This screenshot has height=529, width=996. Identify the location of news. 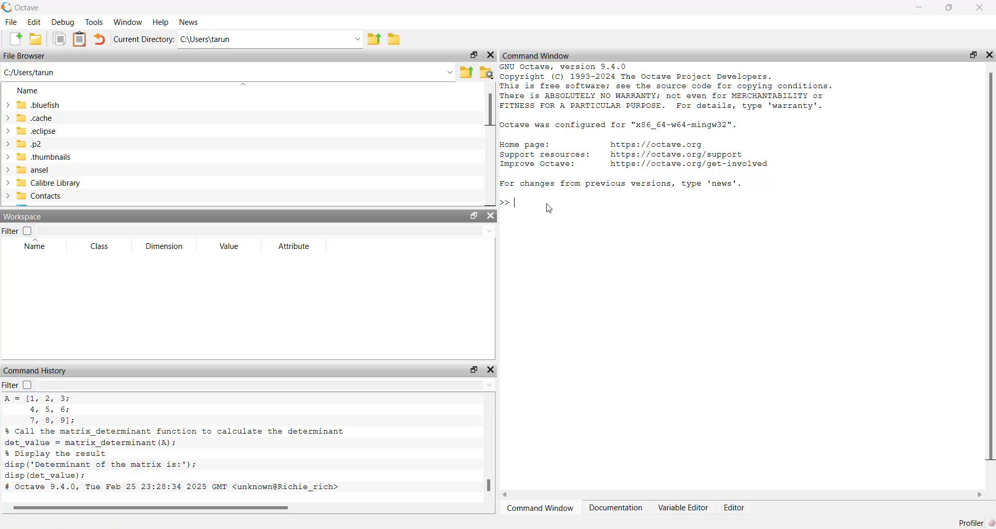
(190, 22).